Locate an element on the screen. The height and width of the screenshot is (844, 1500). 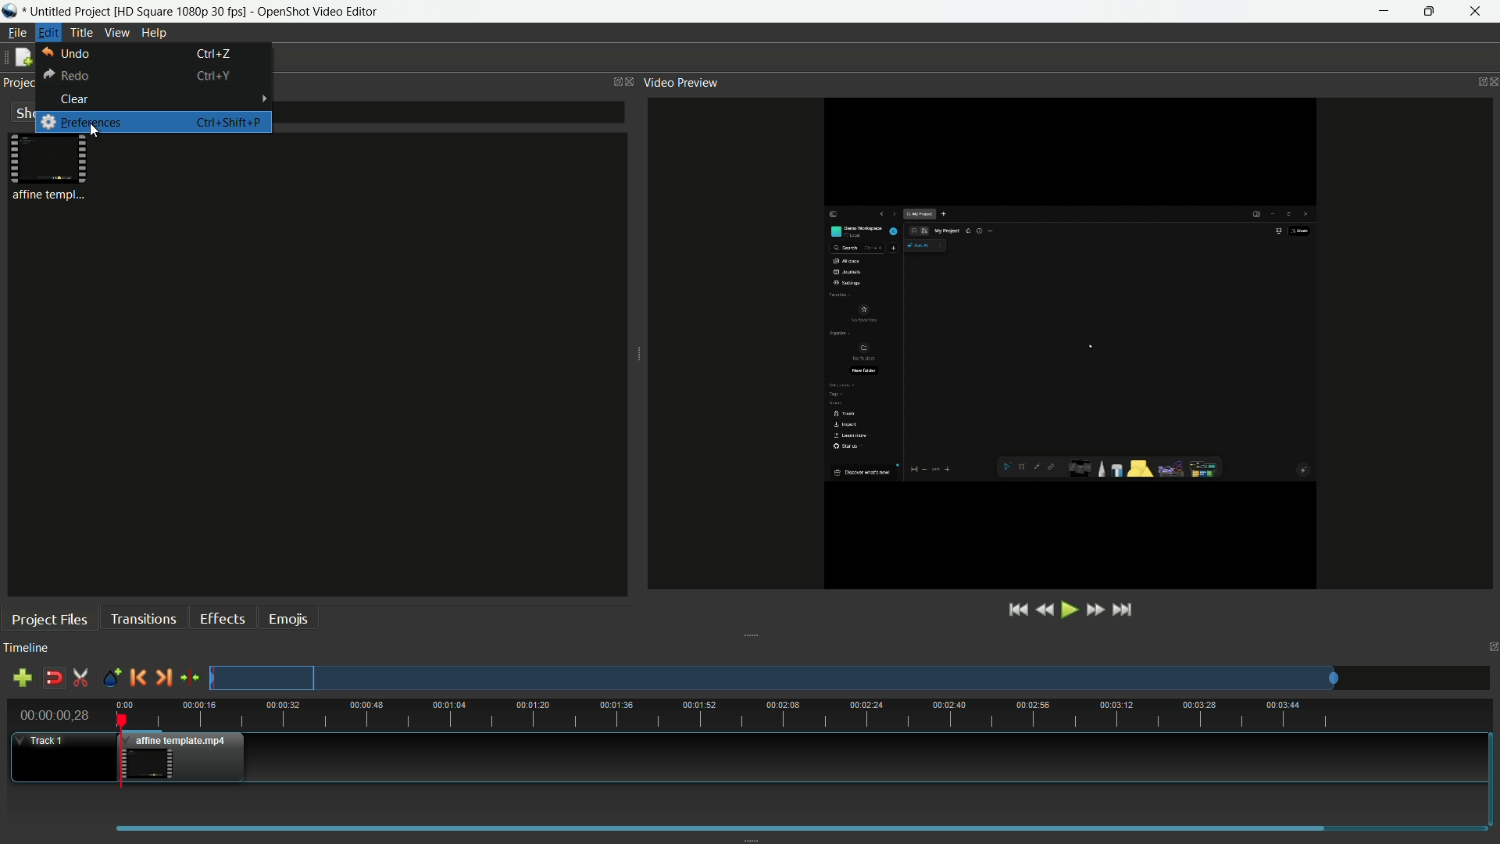
title menu is located at coordinates (81, 32).